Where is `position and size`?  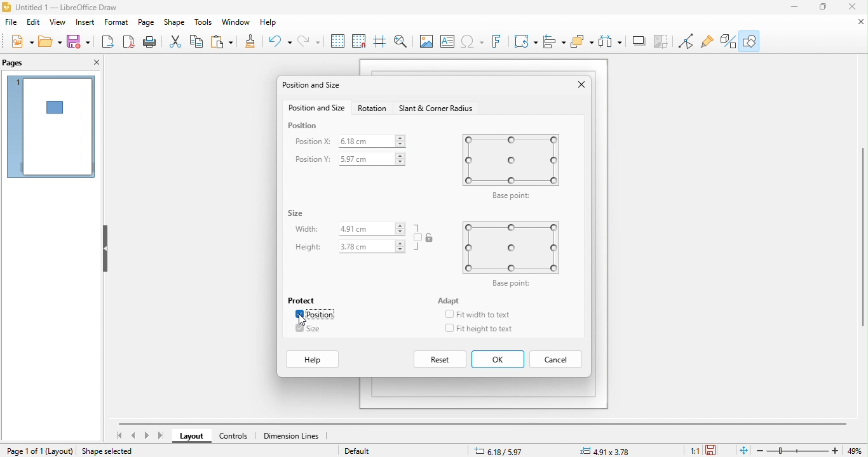
position and size is located at coordinates (315, 109).